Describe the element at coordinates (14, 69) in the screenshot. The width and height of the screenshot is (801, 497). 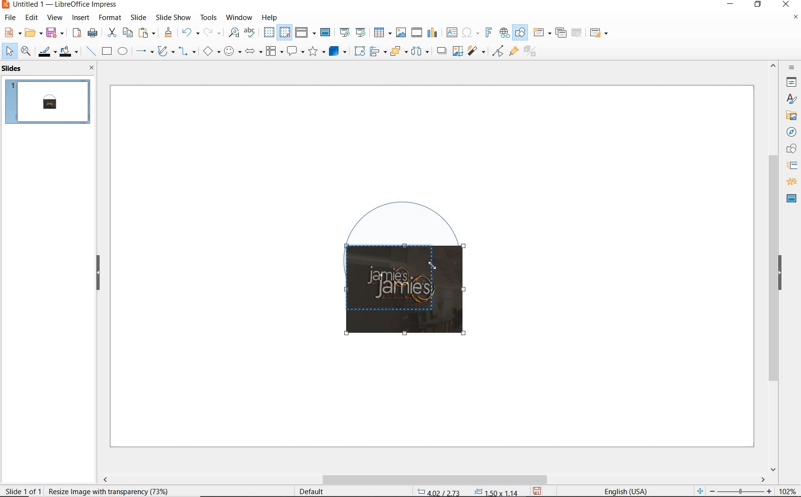
I see `slides` at that location.